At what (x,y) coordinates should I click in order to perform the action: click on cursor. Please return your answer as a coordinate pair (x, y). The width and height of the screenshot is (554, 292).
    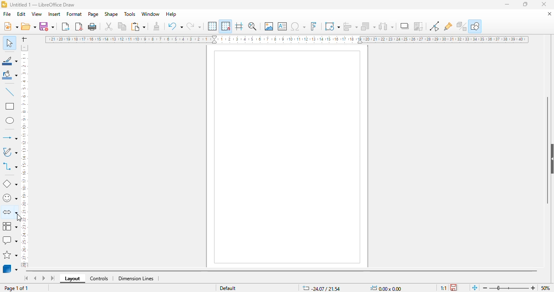
    Looking at the image, I should click on (19, 218).